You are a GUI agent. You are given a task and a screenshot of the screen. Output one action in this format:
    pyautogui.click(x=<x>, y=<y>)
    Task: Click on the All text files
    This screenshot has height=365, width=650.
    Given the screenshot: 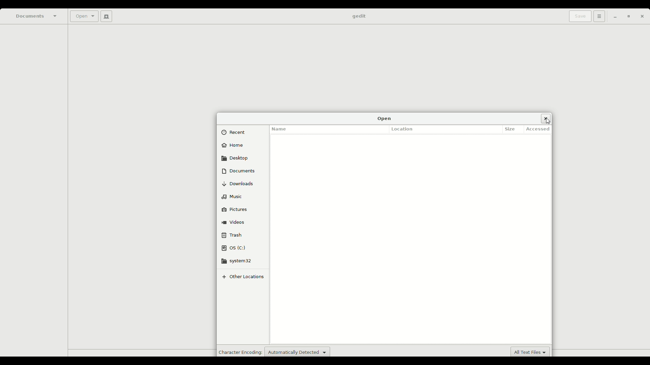 What is the action you would take?
    pyautogui.click(x=531, y=351)
    